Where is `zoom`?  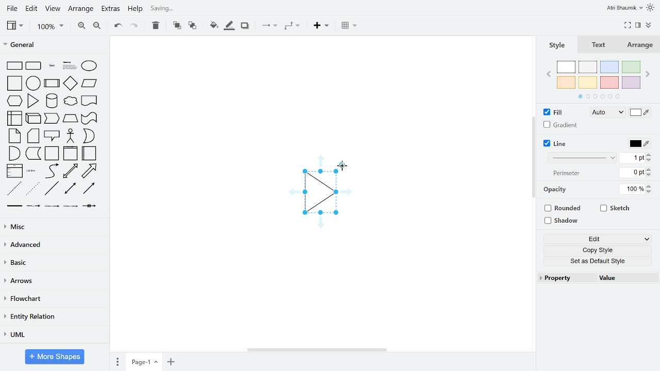
zoom is located at coordinates (50, 27).